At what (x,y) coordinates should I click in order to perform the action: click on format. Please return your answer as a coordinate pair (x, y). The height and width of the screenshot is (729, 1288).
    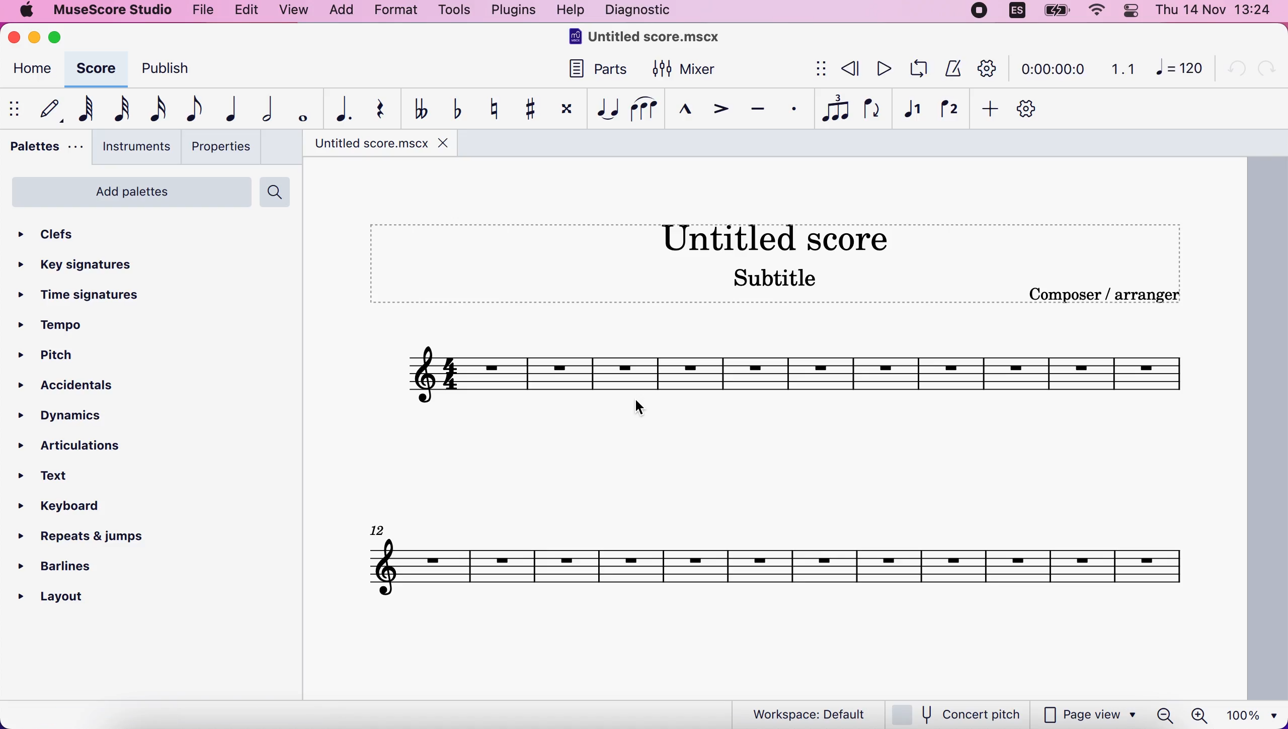
    Looking at the image, I should click on (397, 11).